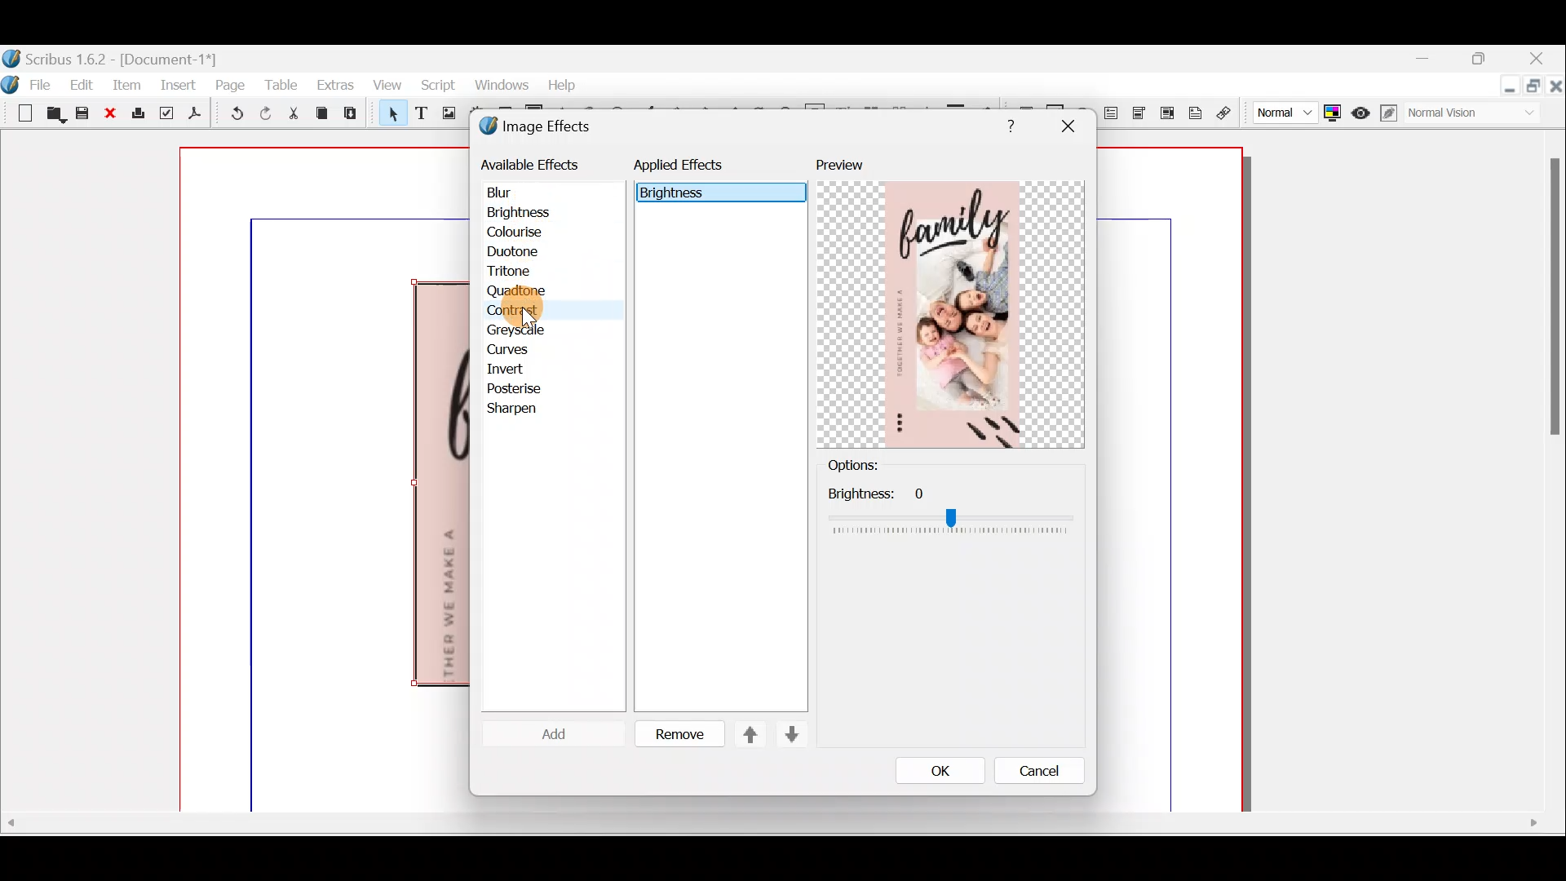  What do you see at coordinates (1391, 113) in the screenshot?
I see `Edit in preview mode` at bounding box center [1391, 113].